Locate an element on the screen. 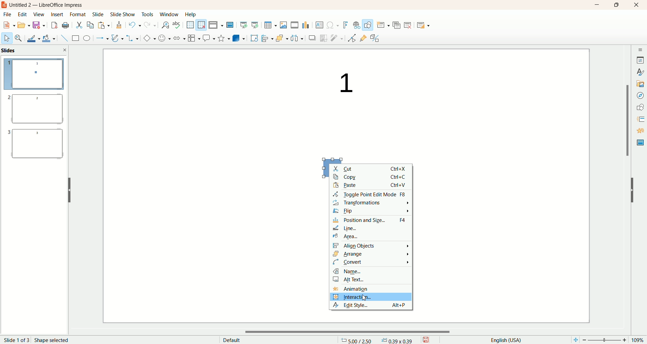 The height and width of the screenshot is (344, 647). curves and polygon is located at coordinates (117, 37).